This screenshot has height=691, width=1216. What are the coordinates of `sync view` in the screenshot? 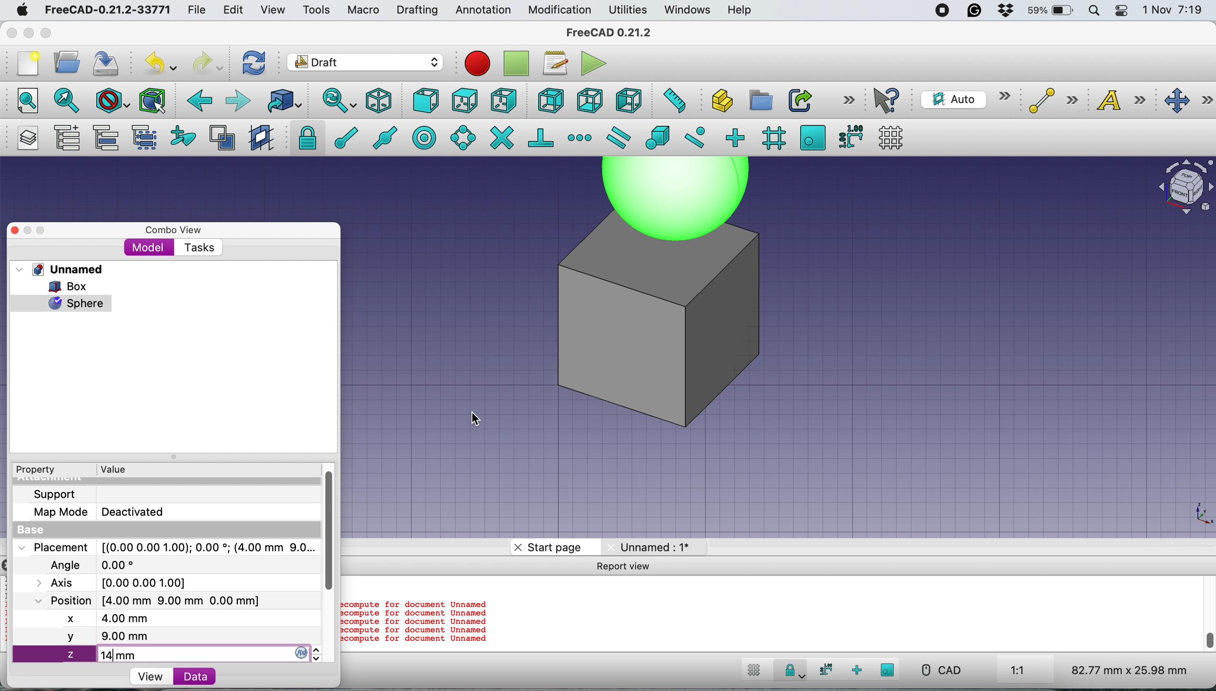 It's located at (333, 102).